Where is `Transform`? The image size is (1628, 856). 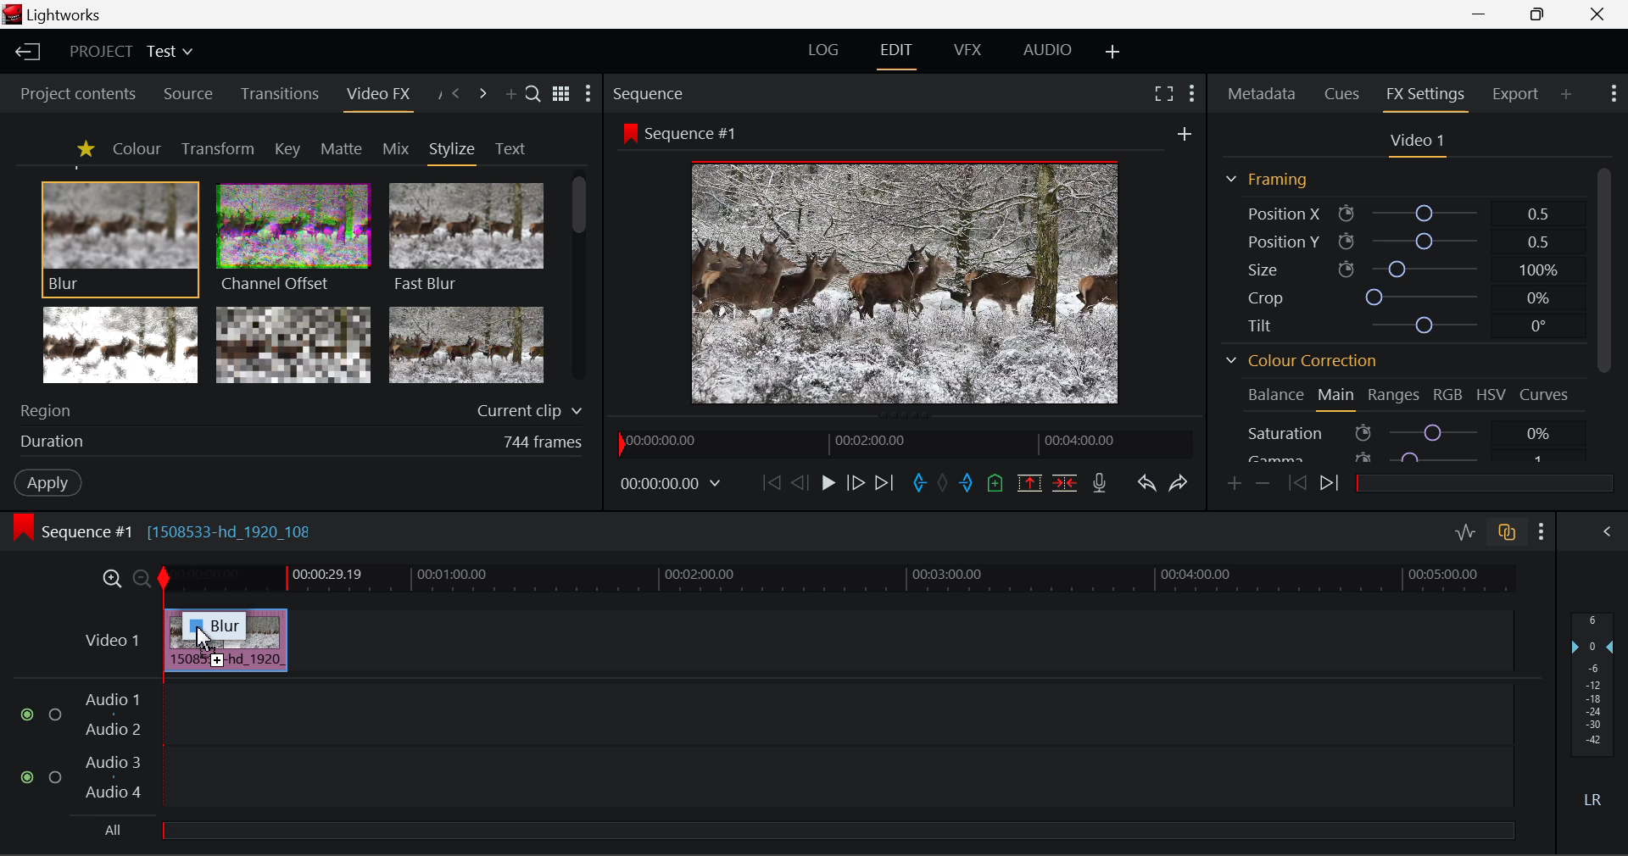
Transform is located at coordinates (217, 148).